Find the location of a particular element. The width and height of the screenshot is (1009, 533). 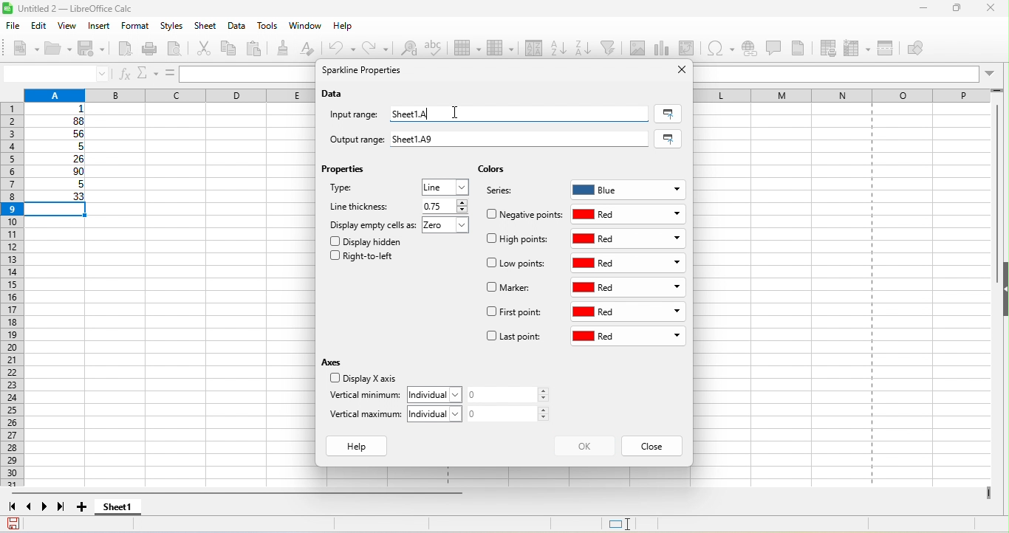

formula is located at coordinates (168, 73).